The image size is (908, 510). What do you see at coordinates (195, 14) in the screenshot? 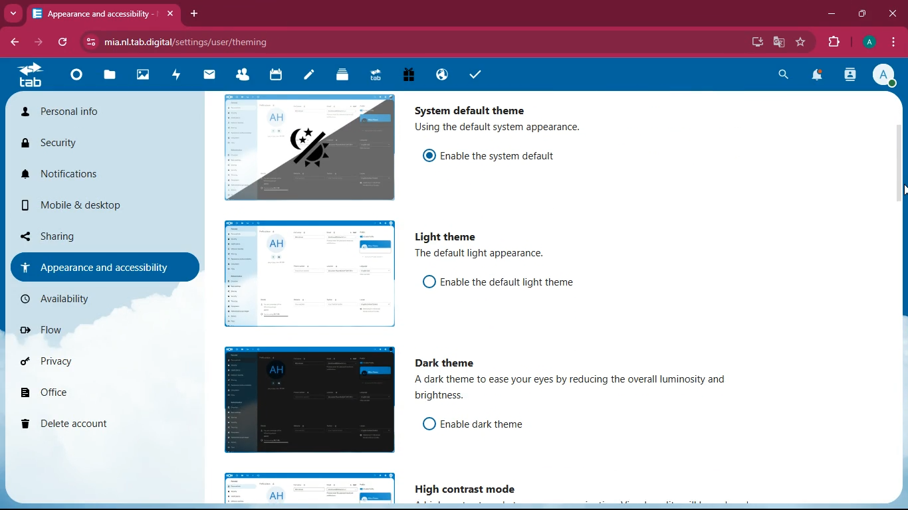
I see `add tab` at bounding box center [195, 14].